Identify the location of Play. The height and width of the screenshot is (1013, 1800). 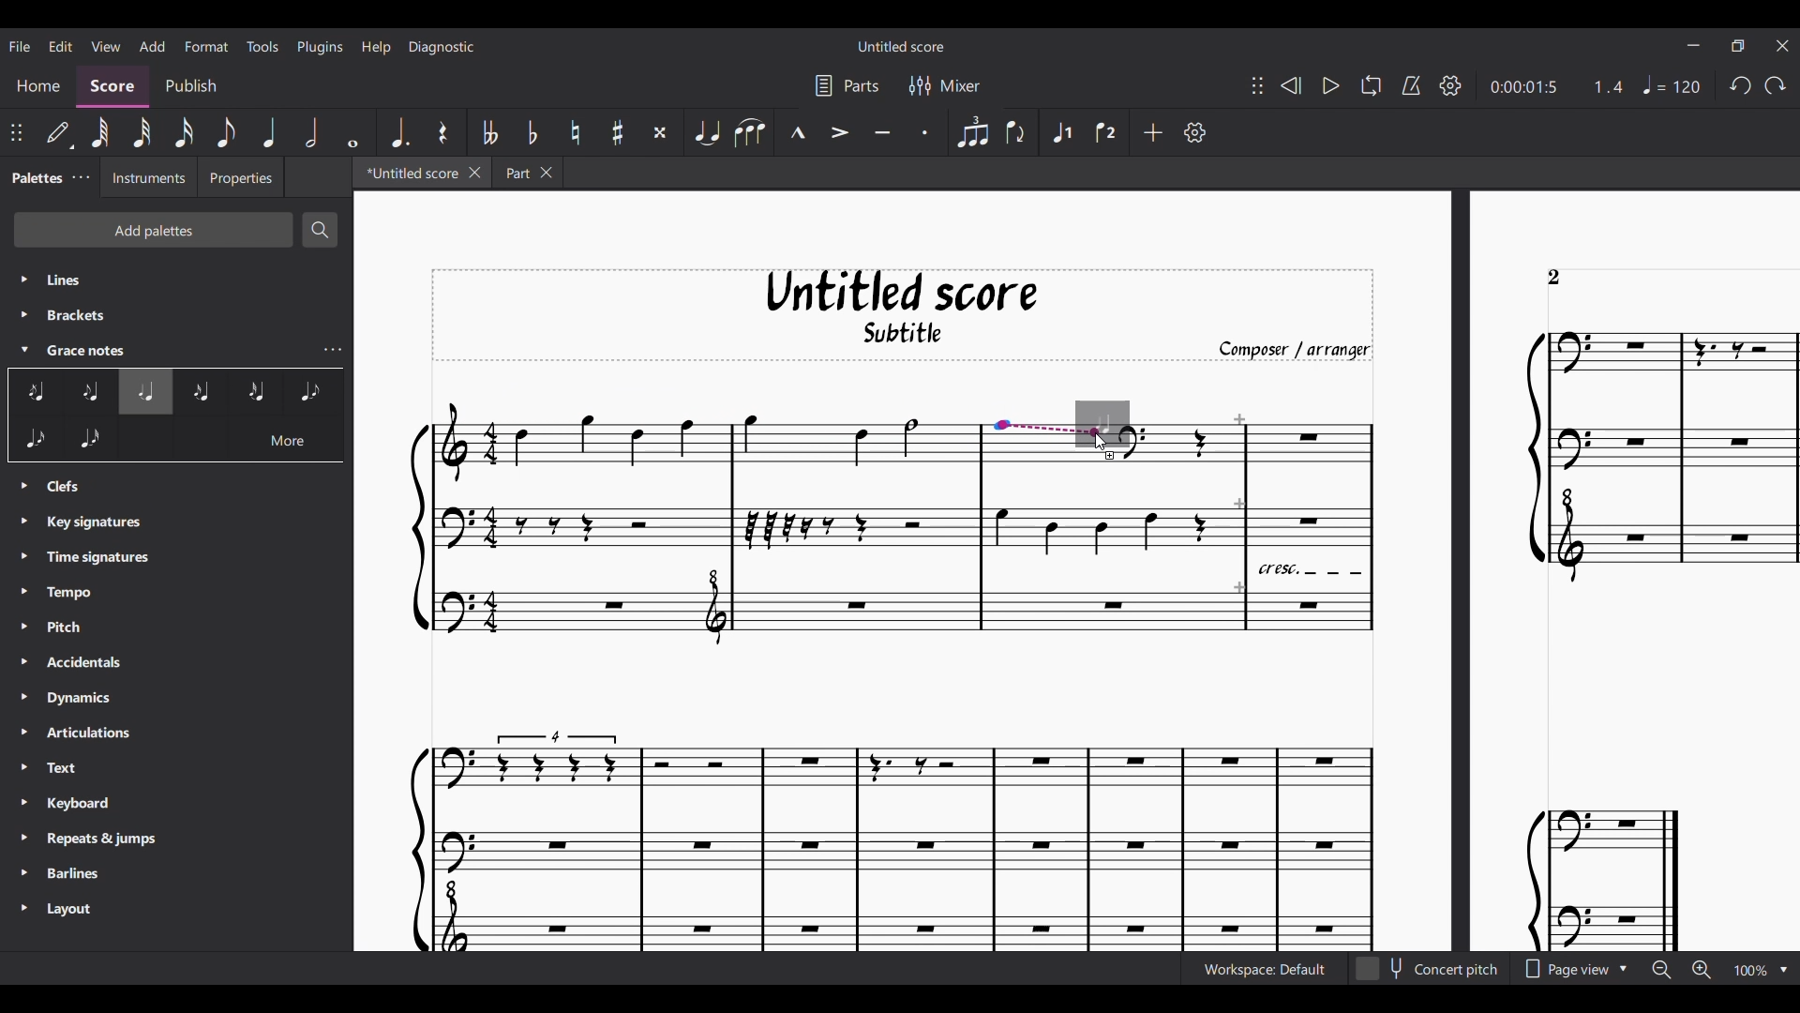
(1331, 85).